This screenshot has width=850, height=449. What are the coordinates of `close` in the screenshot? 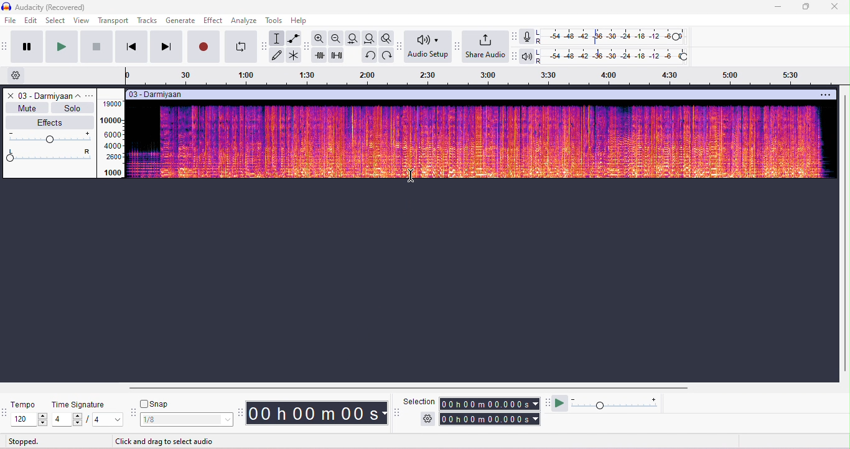 It's located at (835, 7).